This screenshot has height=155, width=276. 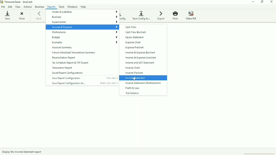 What do you see at coordinates (7, 15) in the screenshot?
I see `Save` at bounding box center [7, 15].